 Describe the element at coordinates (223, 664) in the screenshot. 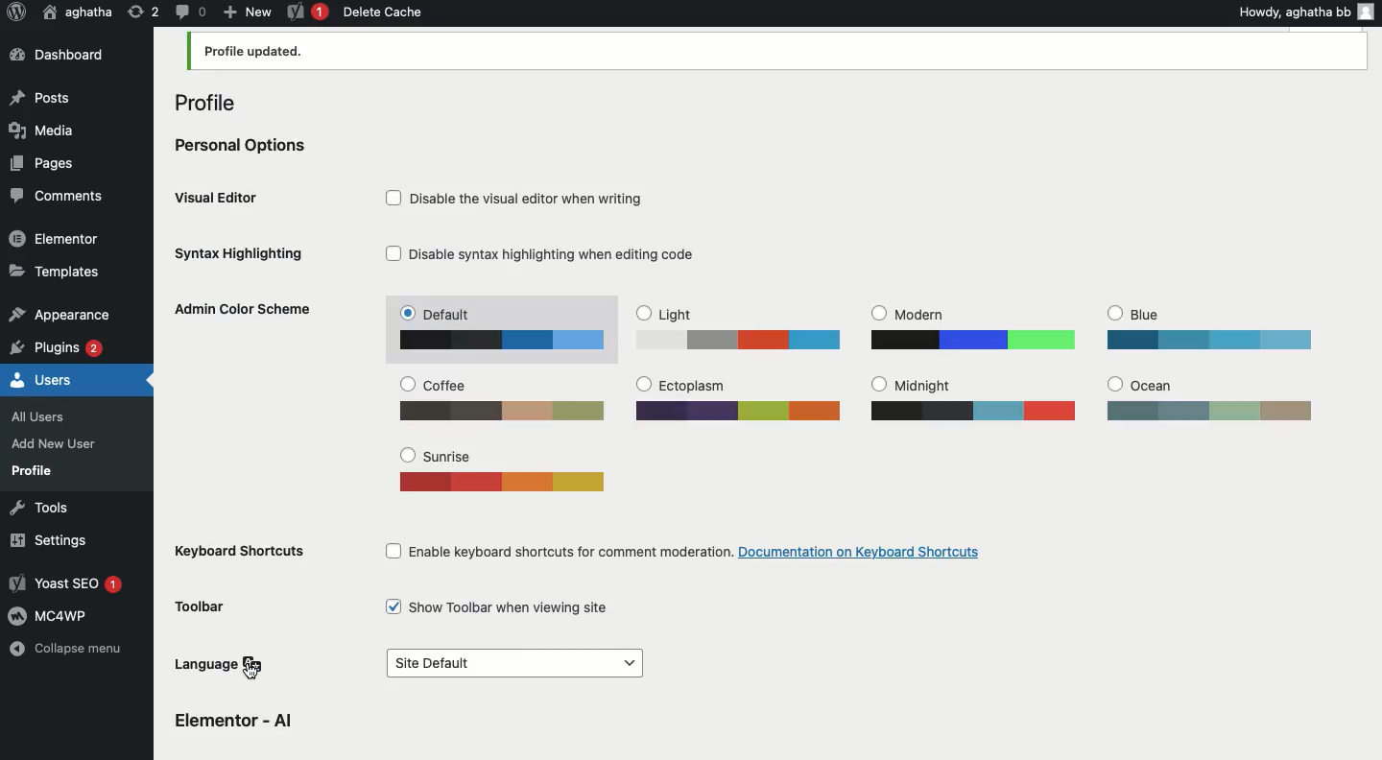

I see `Language` at that location.